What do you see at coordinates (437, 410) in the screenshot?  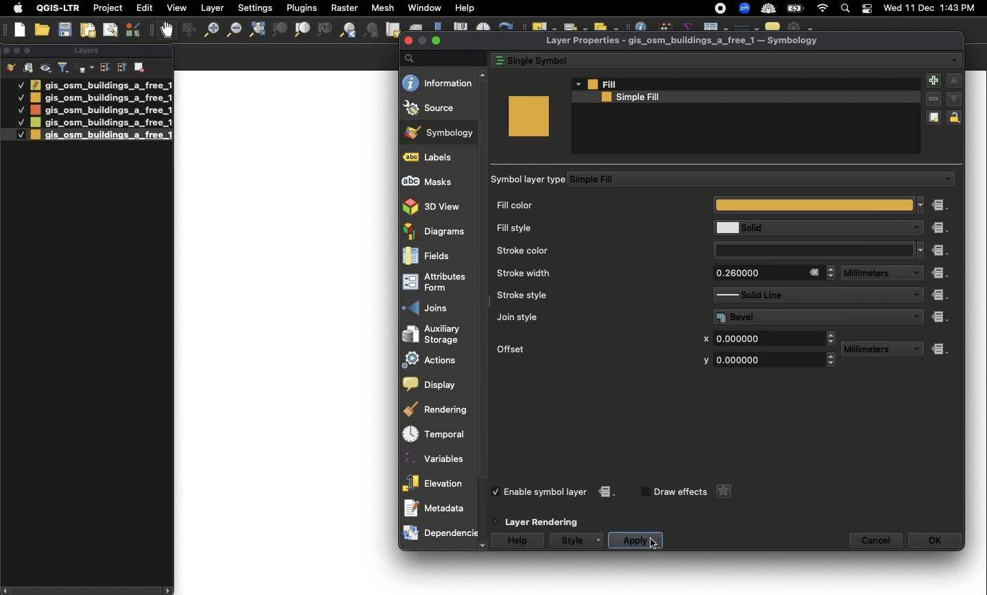 I see `Rendering` at bounding box center [437, 410].